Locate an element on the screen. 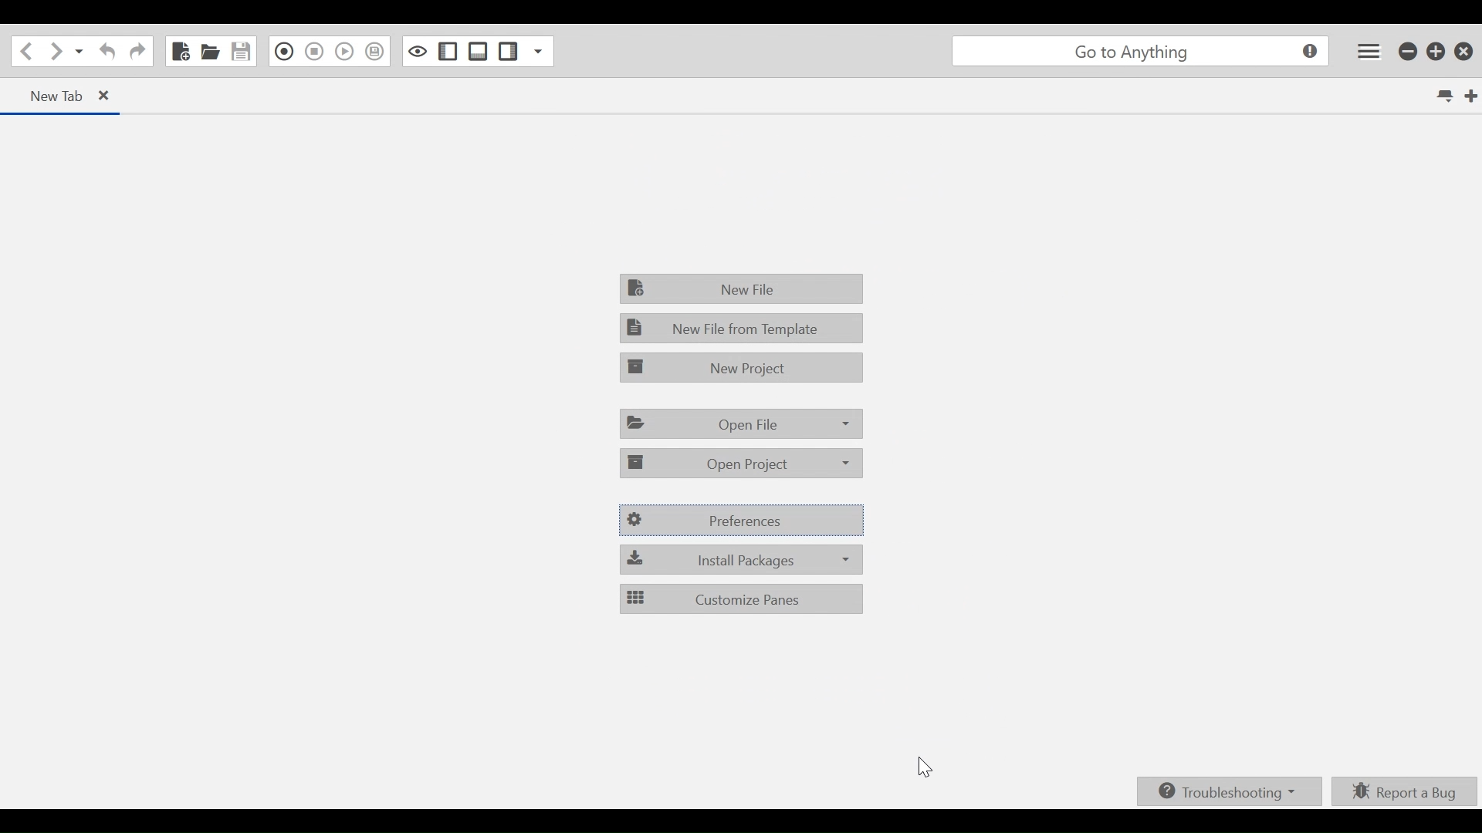  maximize is located at coordinates (1437, 53).